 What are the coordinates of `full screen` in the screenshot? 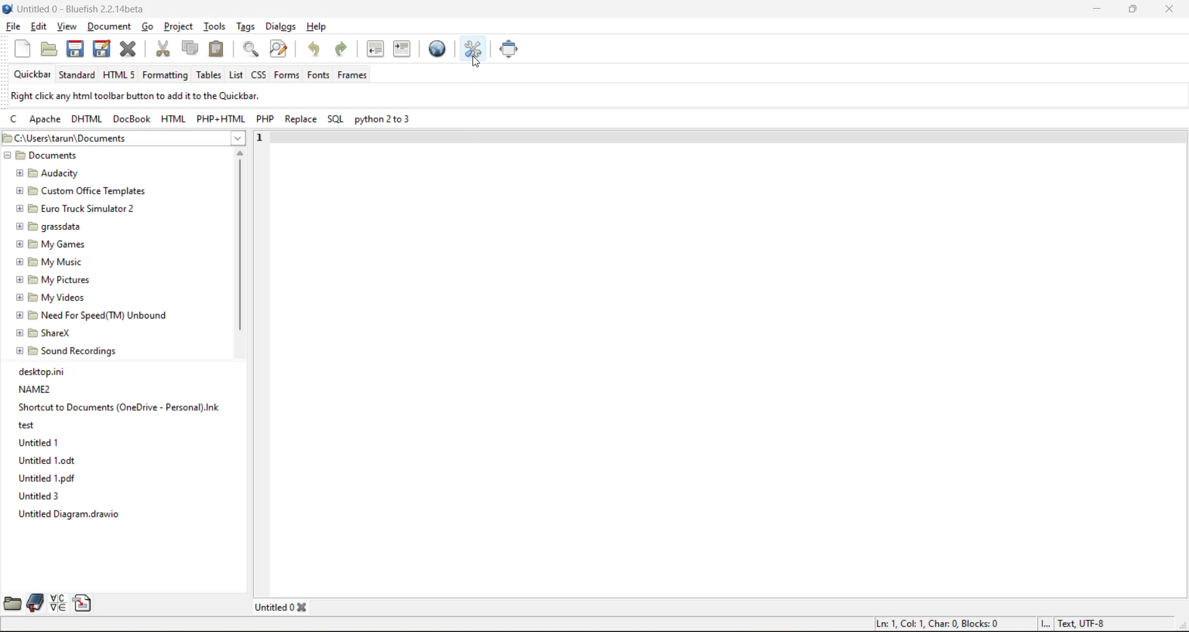 It's located at (510, 50).